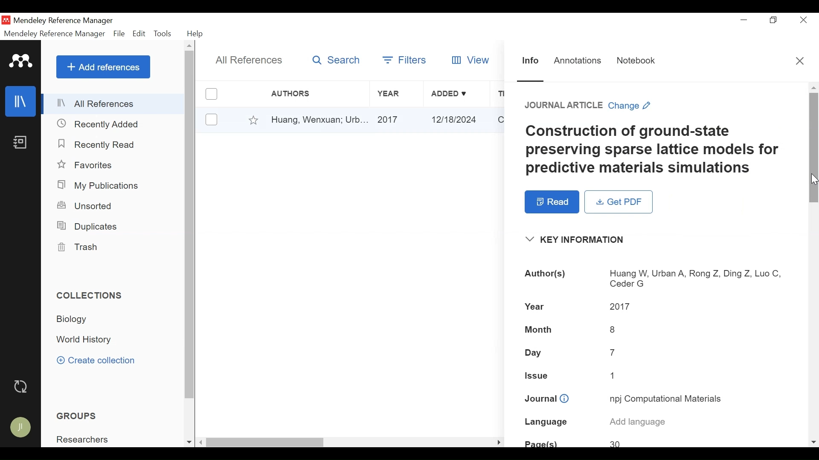 This screenshot has width=819, height=460. I want to click on 2017, so click(397, 120).